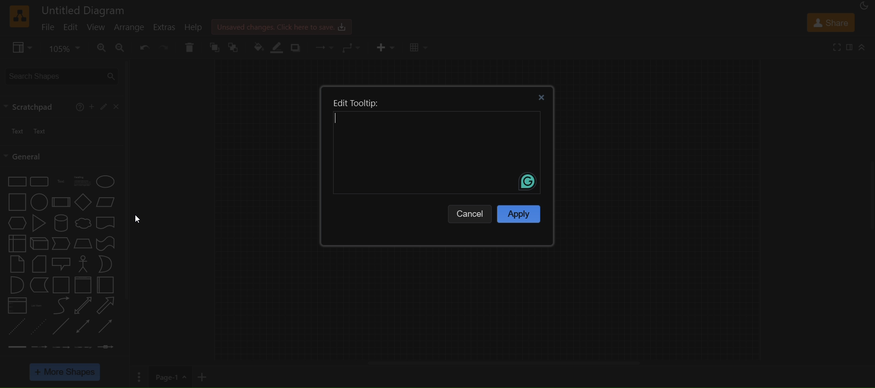  I want to click on add new page, so click(209, 376).